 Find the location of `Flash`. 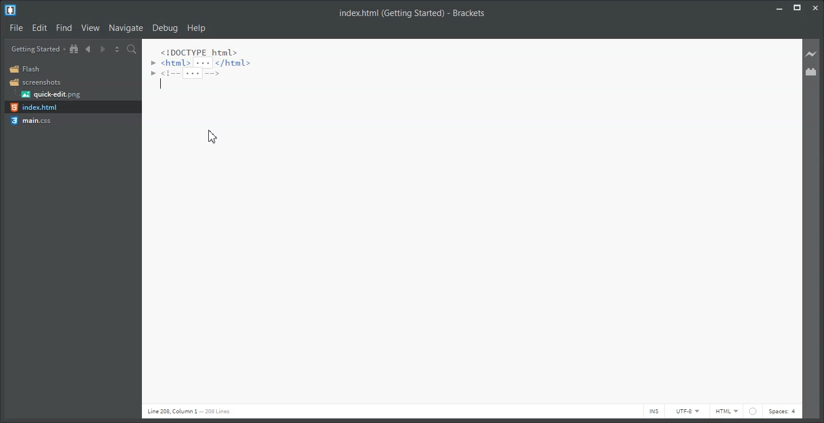

Flash is located at coordinates (26, 69).